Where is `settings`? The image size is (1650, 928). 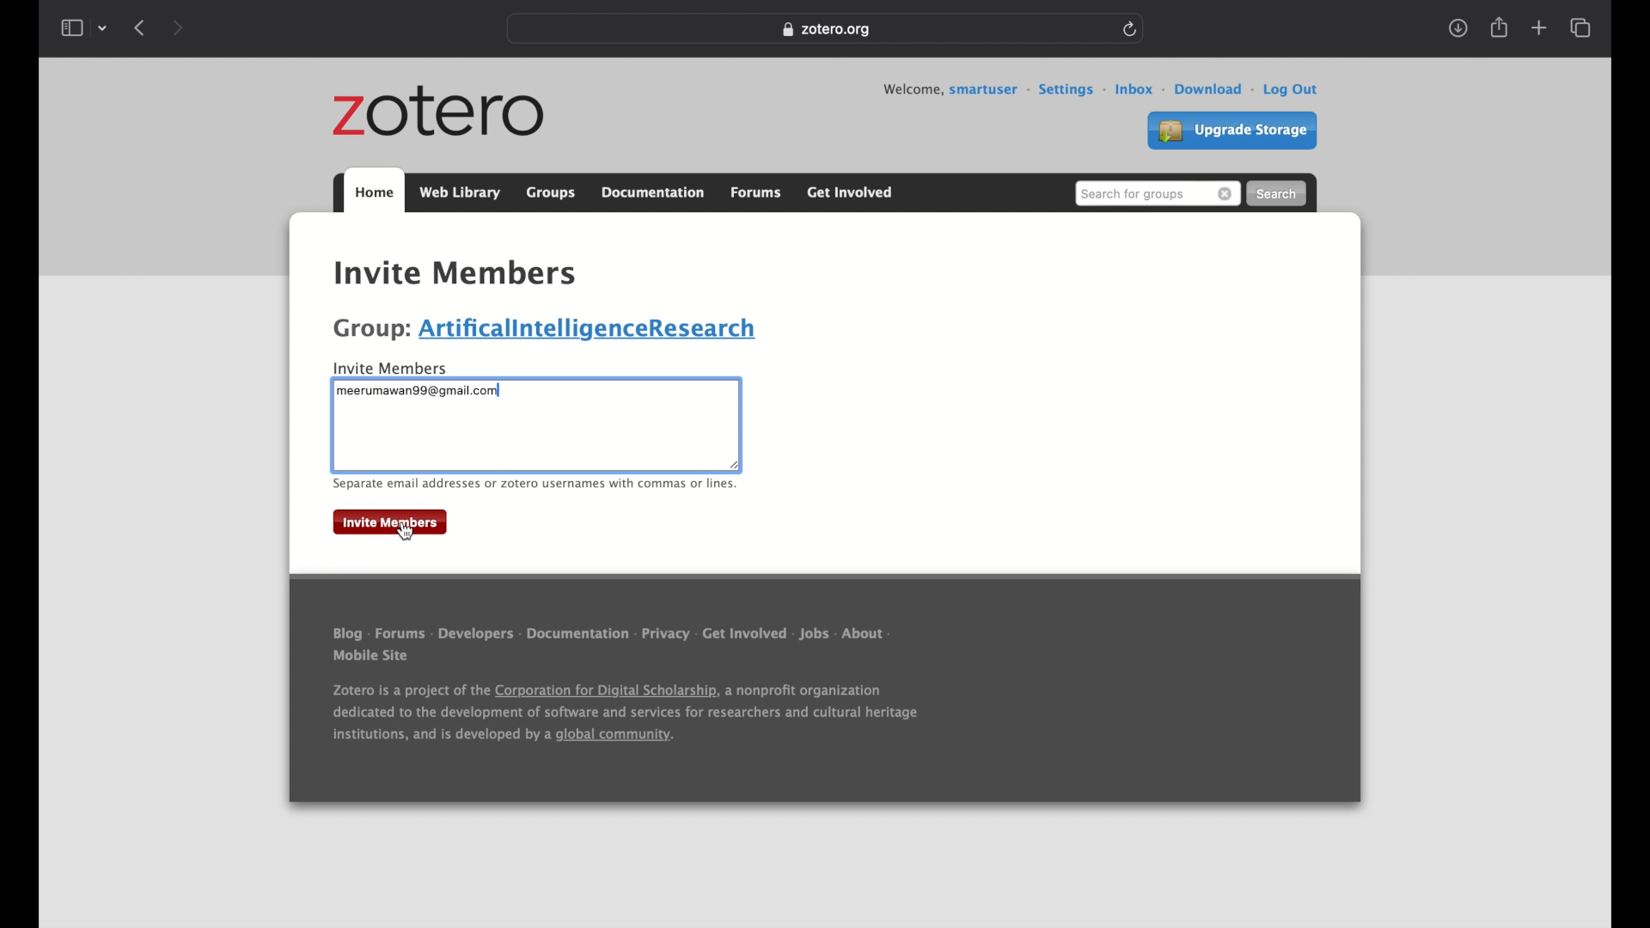
settings is located at coordinates (1072, 90).